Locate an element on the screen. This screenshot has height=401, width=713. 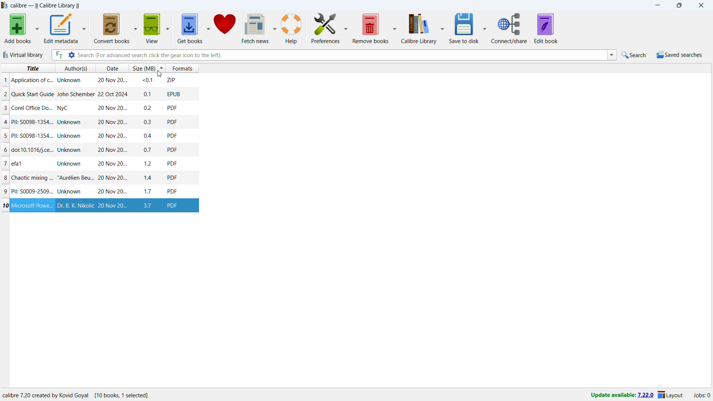
formats is located at coordinates (182, 68).